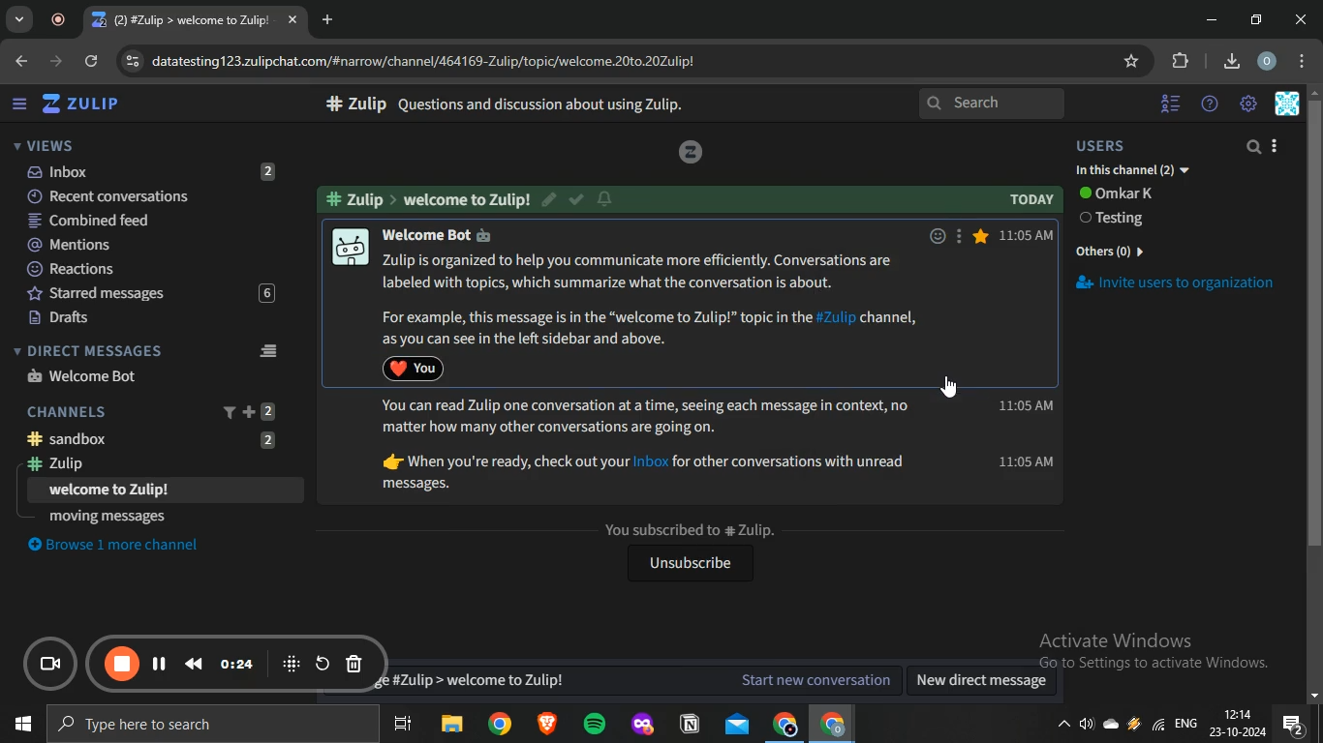  Describe the element at coordinates (84, 375) in the screenshot. I see `welcome bot` at that location.